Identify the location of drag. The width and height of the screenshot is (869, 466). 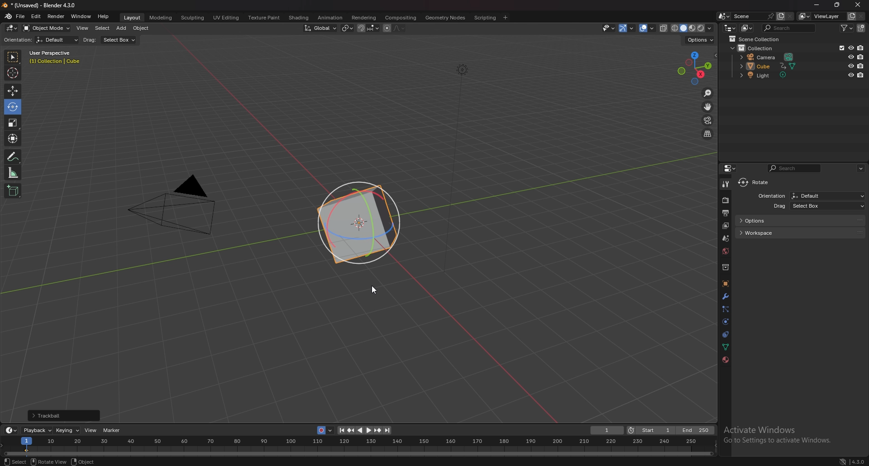
(91, 41).